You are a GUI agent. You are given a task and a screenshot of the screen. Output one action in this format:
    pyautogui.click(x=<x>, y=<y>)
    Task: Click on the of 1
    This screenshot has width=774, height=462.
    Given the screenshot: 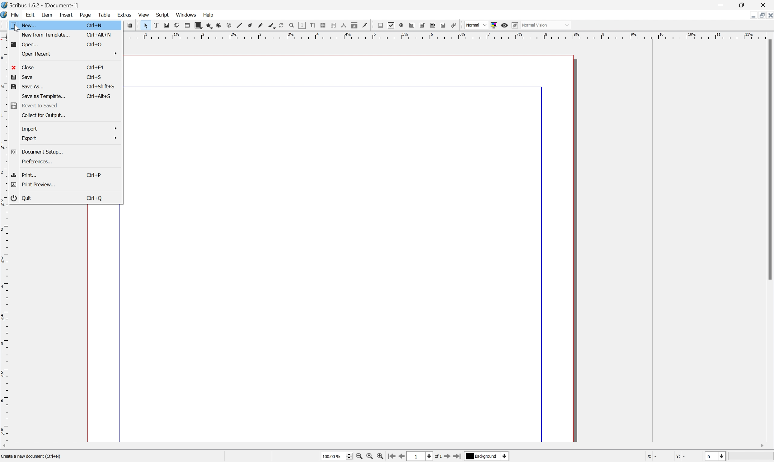 What is the action you would take?
    pyautogui.click(x=437, y=456)
    